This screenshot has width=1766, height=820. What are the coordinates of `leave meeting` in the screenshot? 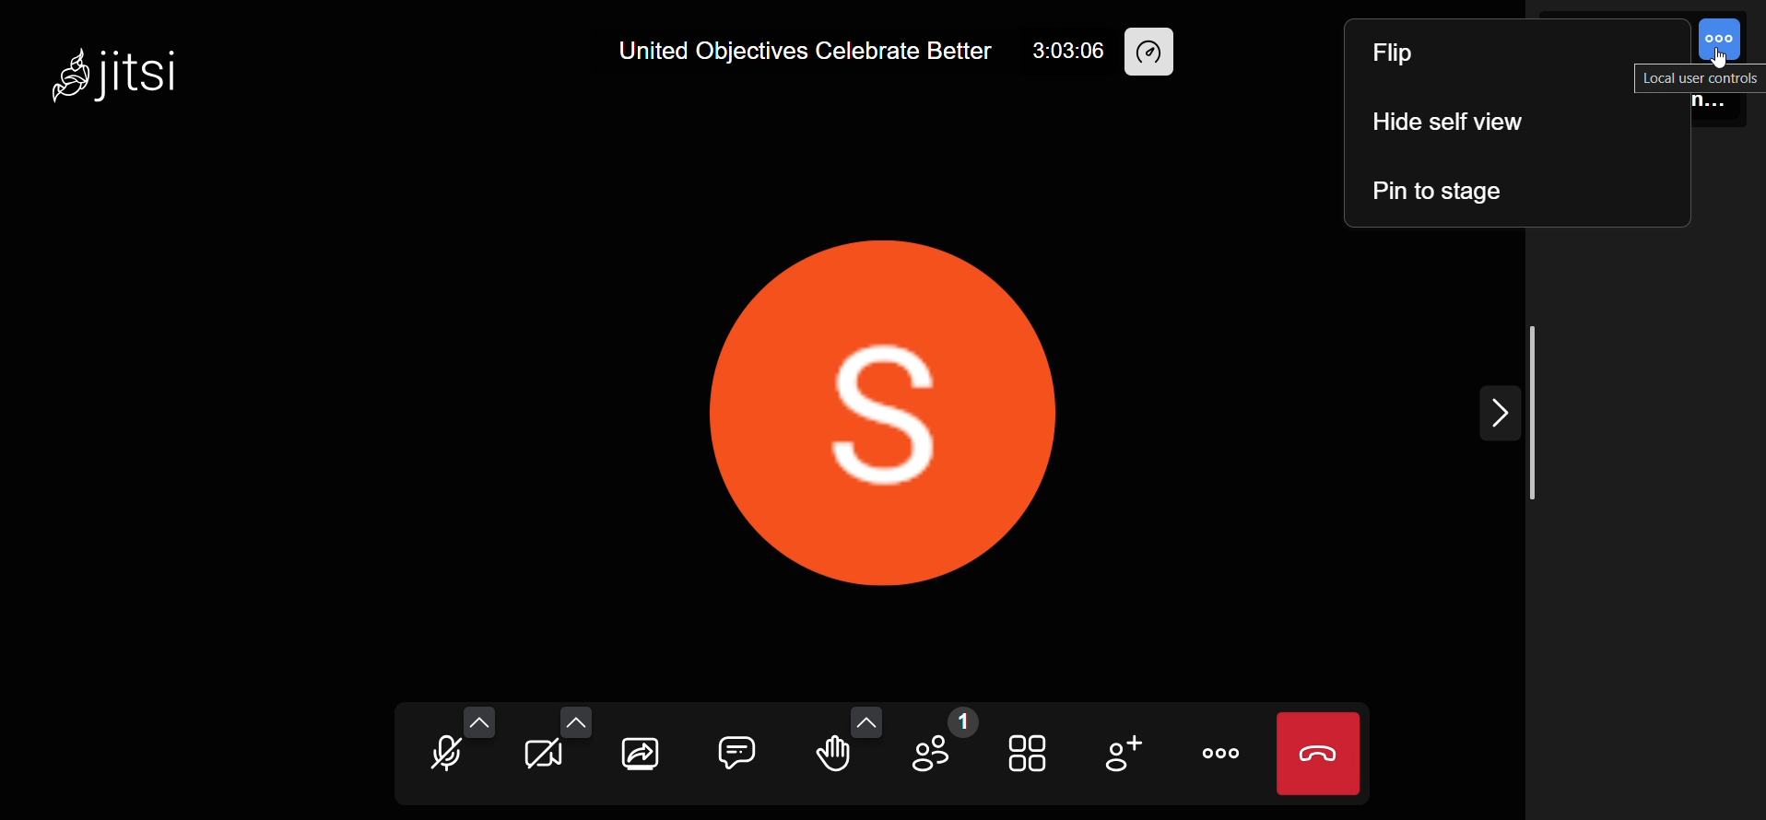 It's located at (1320, 756).